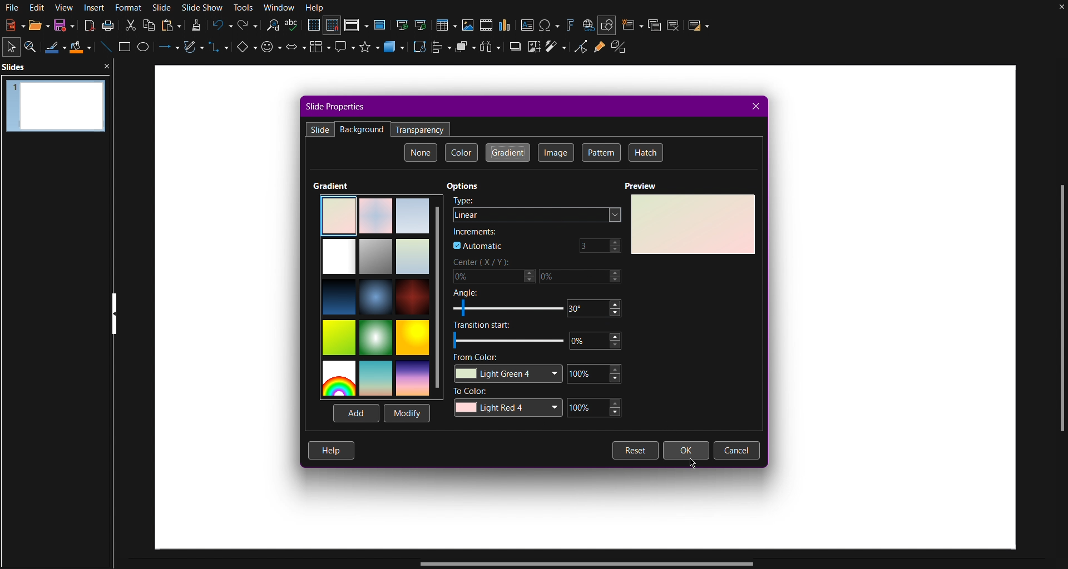  I want to click on modify, so click(406, 412).